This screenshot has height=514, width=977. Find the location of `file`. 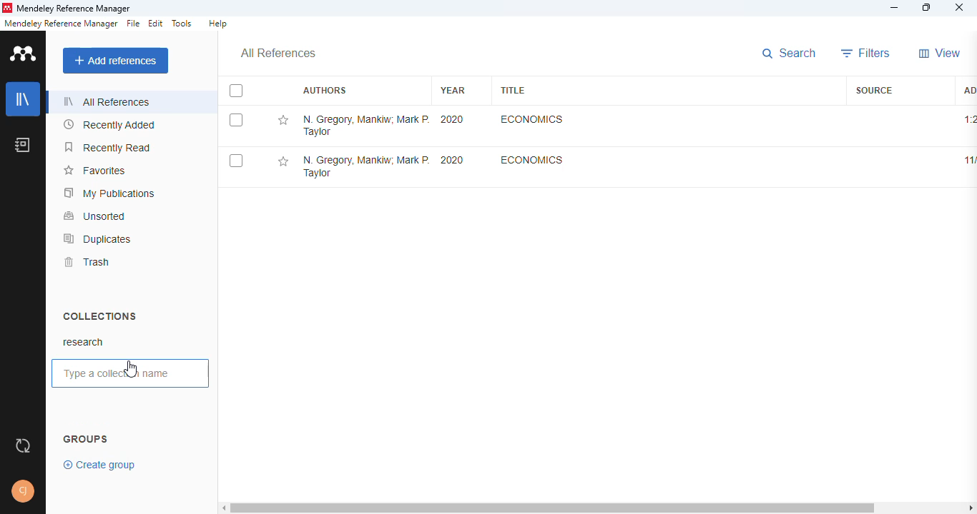

file is located at coordinates (133, 24).